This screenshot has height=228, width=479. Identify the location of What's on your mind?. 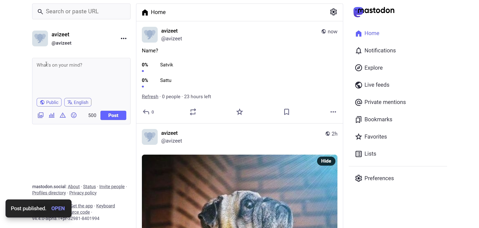
(80, 77).